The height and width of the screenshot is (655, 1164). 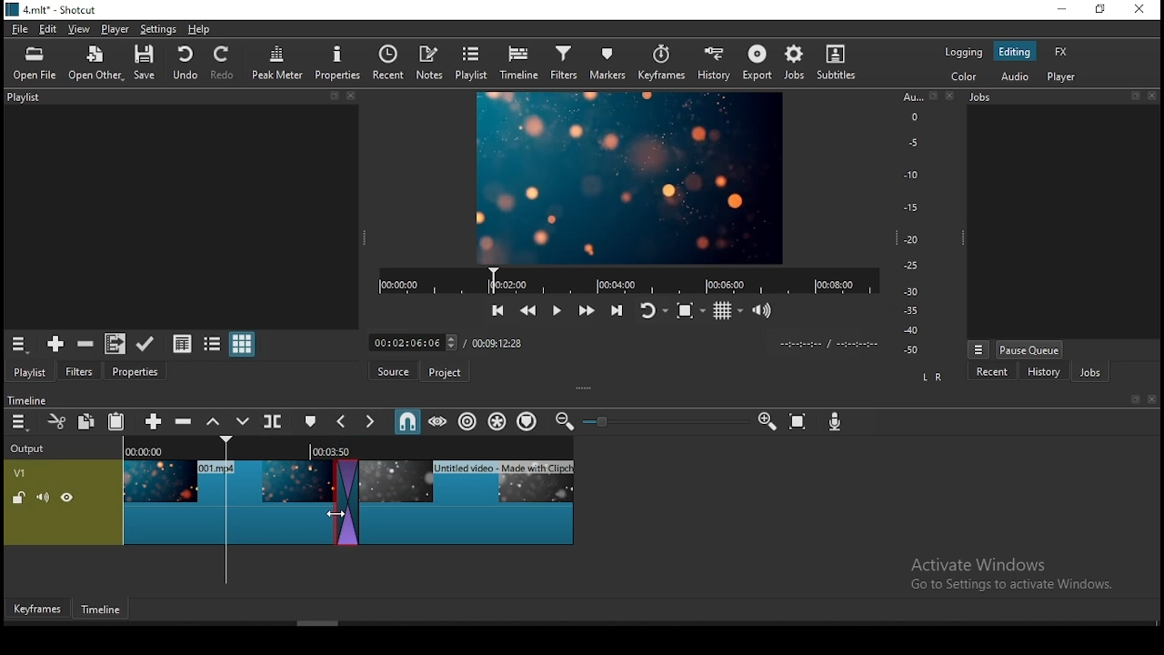 What do you see at coordinates (311, 420) in the screenshot?
I see `create/edit marker` at bounding box center [311, 420].